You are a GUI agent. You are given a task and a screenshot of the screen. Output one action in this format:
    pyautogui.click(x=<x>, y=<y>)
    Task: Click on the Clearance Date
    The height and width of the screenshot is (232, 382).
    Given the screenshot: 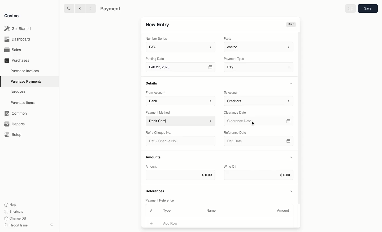 What is the action you would take?
    pyautogui.click(x=237, y=112)
    